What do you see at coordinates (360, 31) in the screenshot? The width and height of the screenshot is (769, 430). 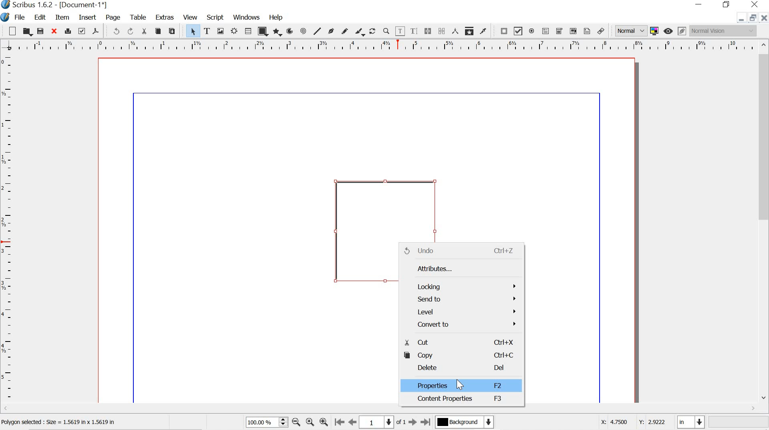 I see `calligraphic line` at bounding box center [360, 31].